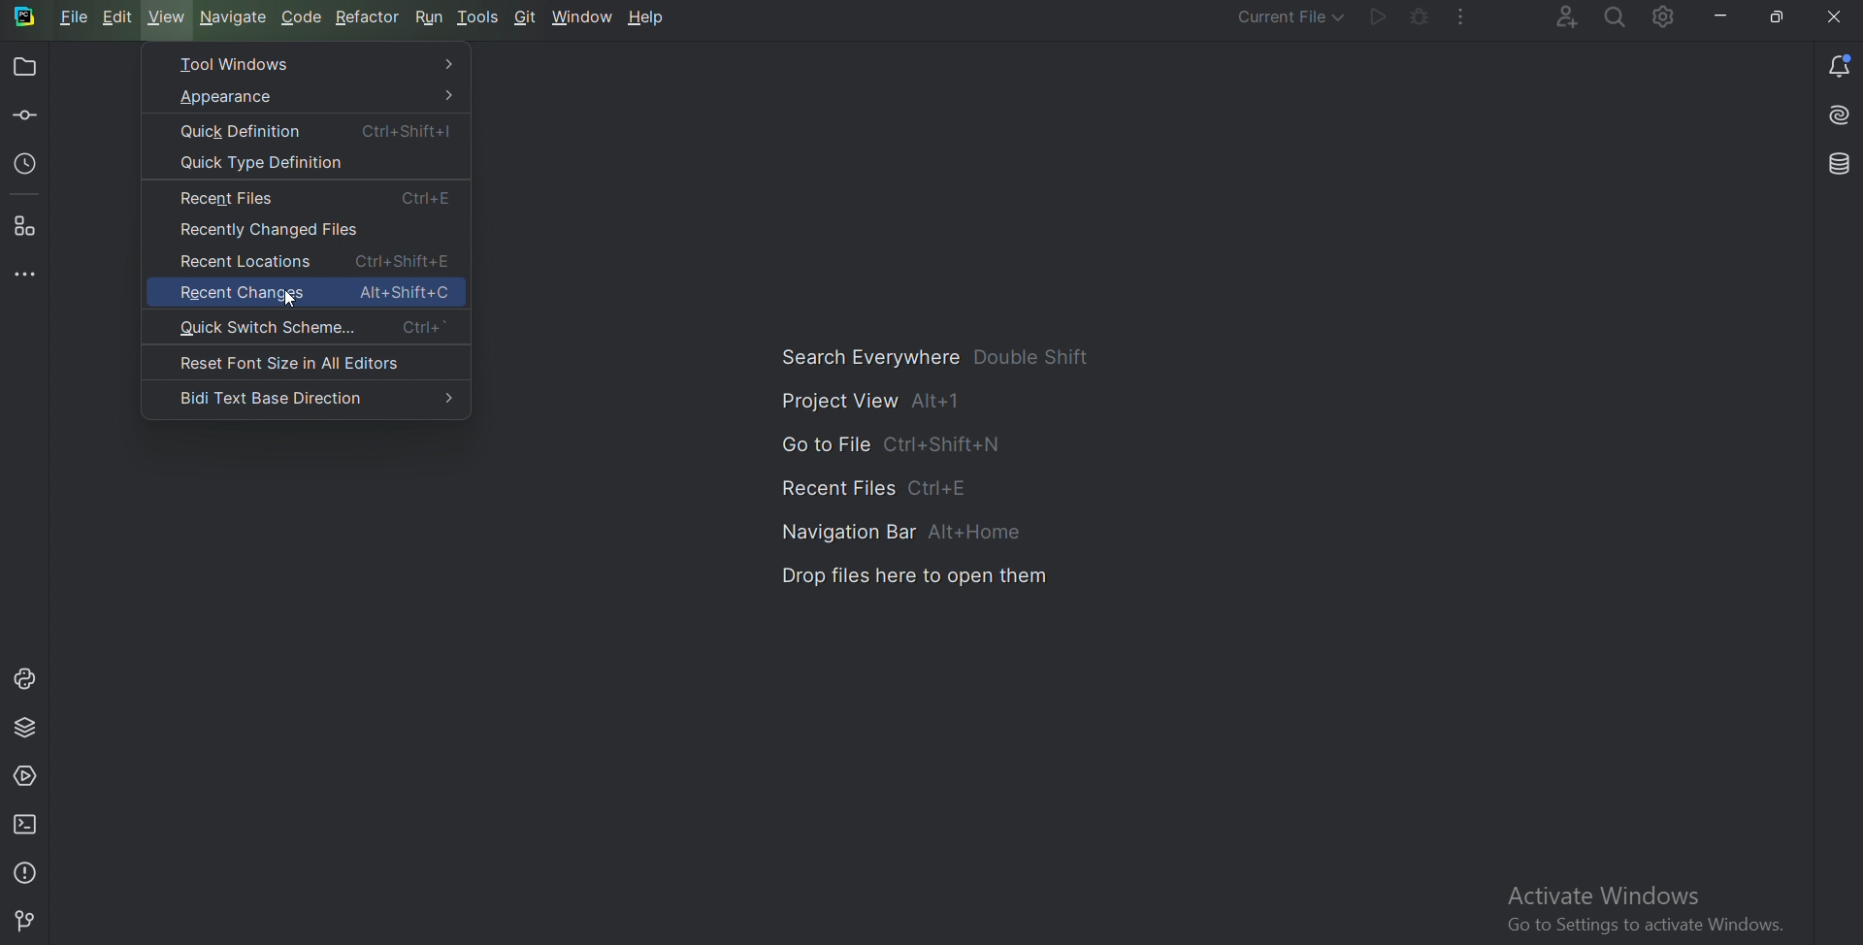 Image resolution: width=1863 pixels, height=945 pixels. Describe the element at coordinates (478, 16) in the screenshot. I see `Tools` at that location.